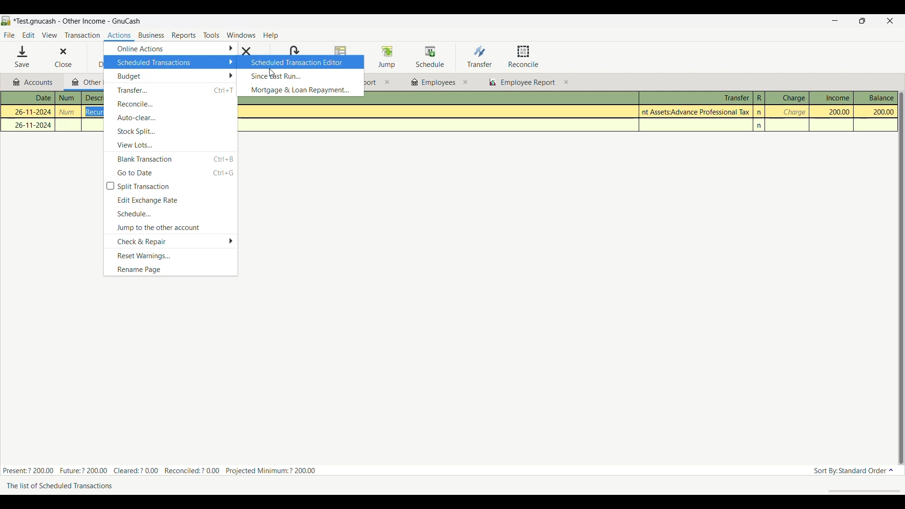 The image size is (905, 509). What do you see at coordinates (33, 98) in the screenshot?
I see `Date` at bounding box center [33, 98].